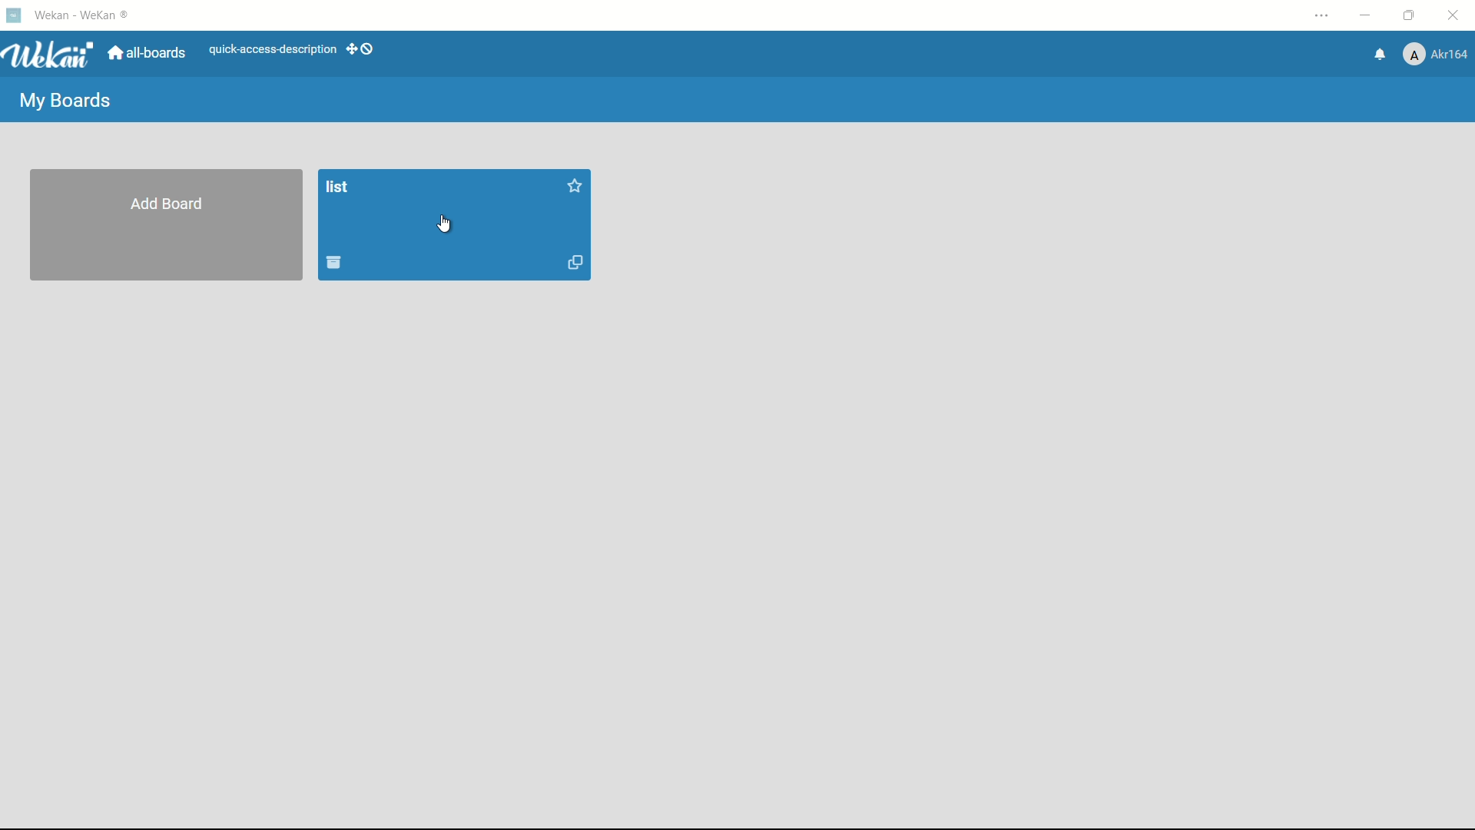 This screenshot has width=1475, height=830. Describe the element at coordinates (67, 101) in the screenshot. I see `my boards` at that location.